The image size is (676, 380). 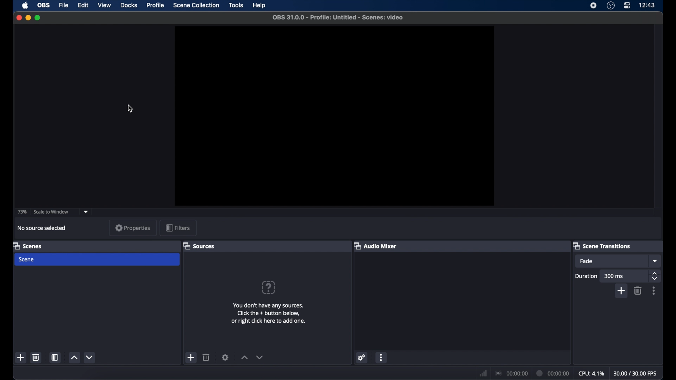 What do you see at coordinates (483, 372) in the screenshot?
I see `network` at bounding box center [483, 372].